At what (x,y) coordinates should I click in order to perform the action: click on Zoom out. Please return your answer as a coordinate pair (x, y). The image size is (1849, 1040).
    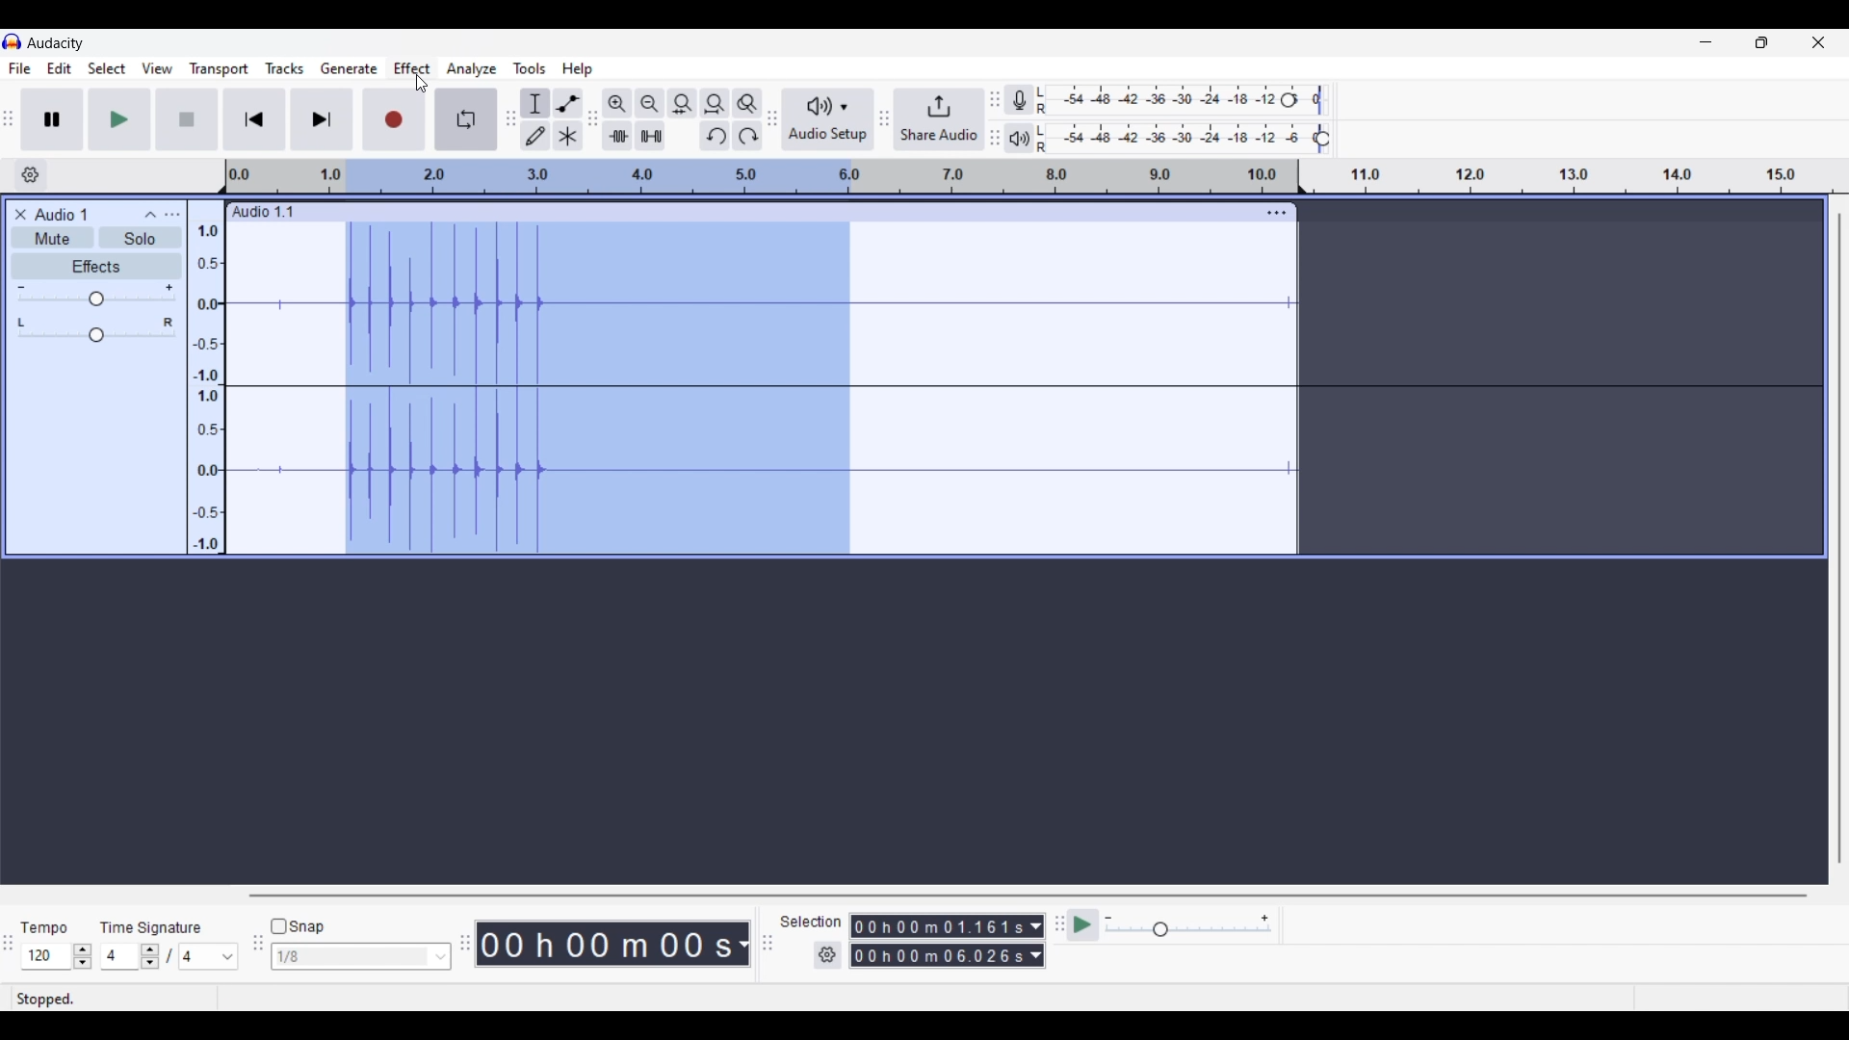
    Looking at the image, I should click on (649, 102).